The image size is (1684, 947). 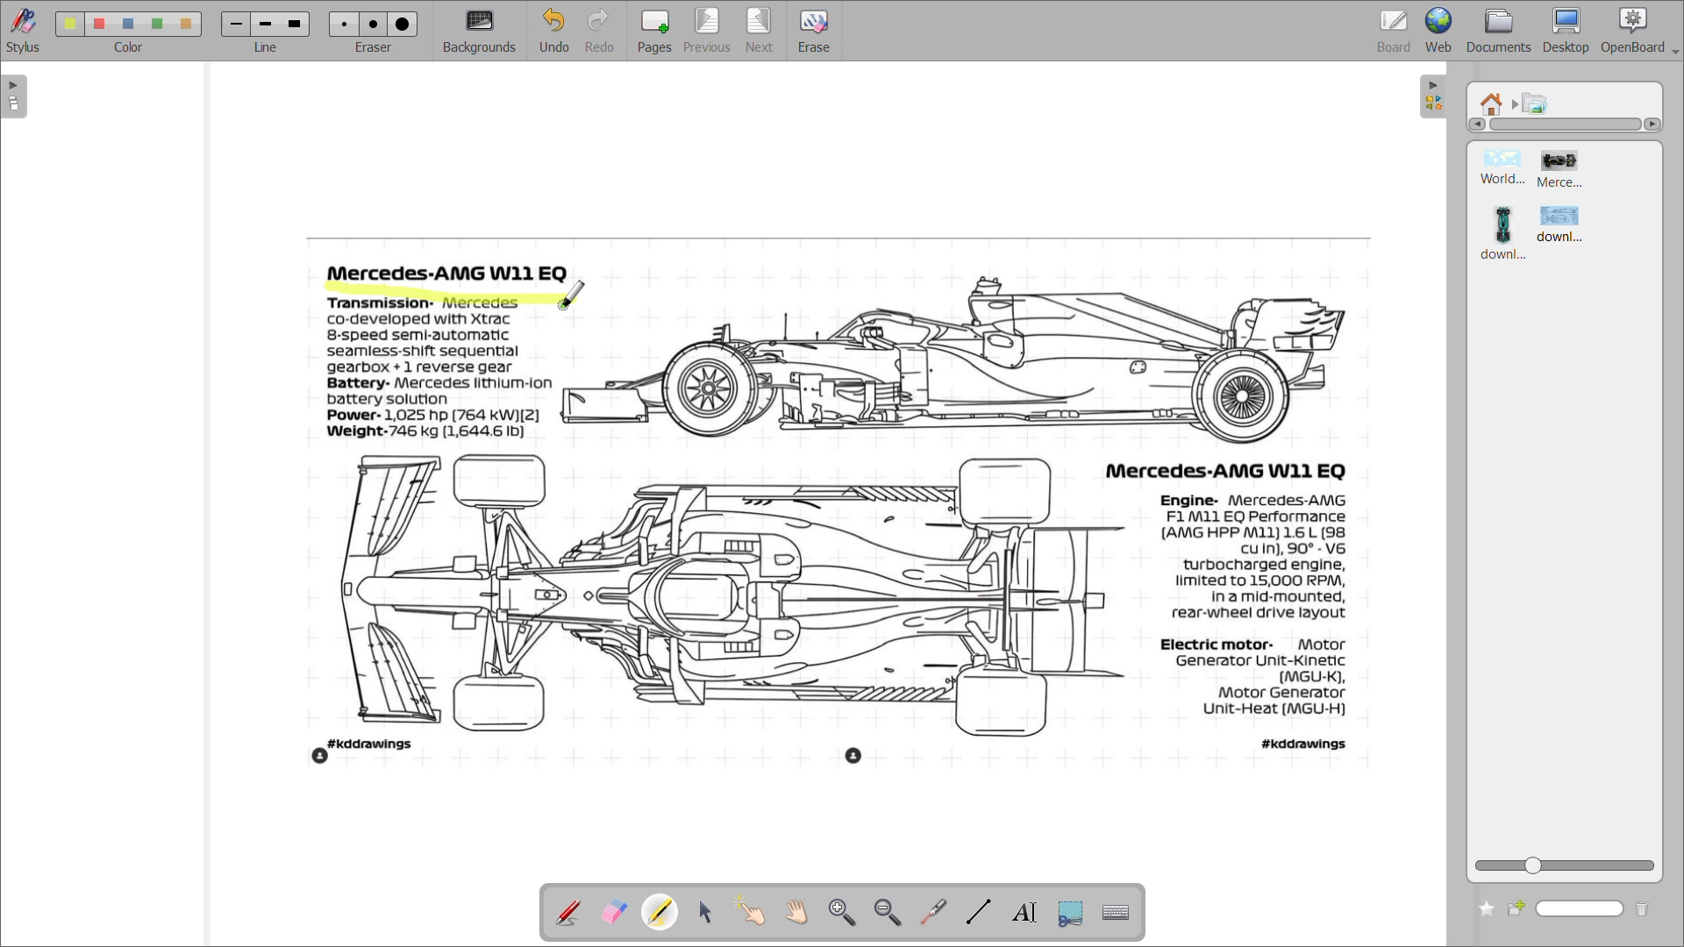 I want to click on desktop, so click(x=1571, y=31).